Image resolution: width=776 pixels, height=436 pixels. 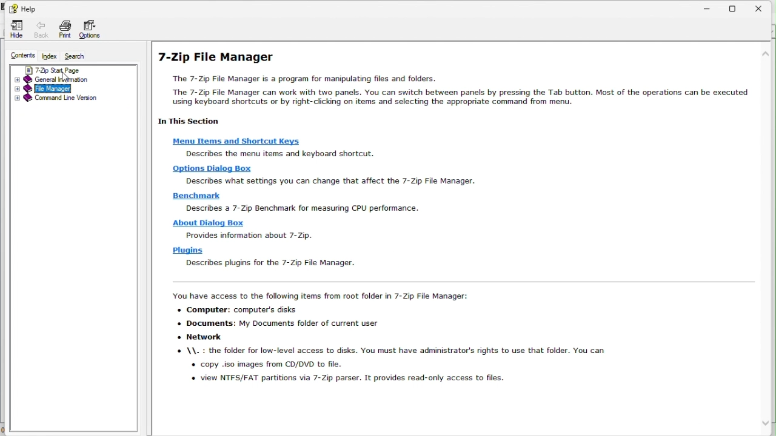 What do you see at coordinates (65, 78) in the screenshot?
I see `cursor` at bounding box center [65, 78].